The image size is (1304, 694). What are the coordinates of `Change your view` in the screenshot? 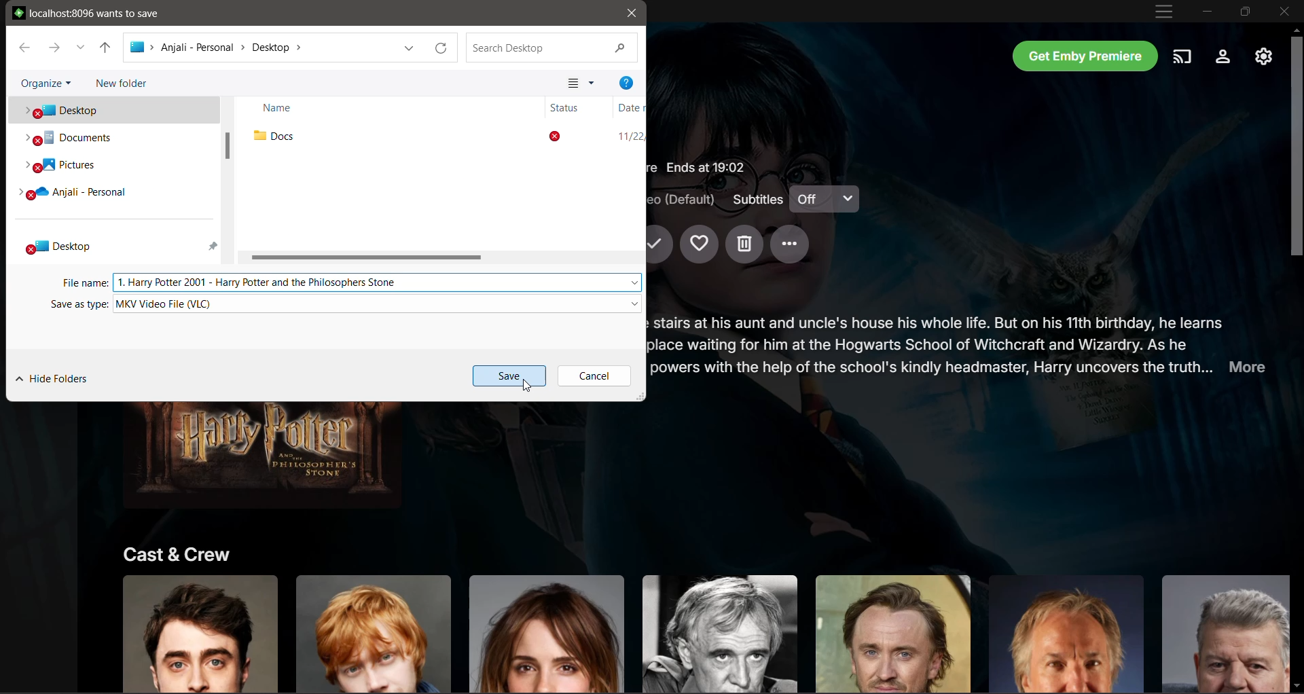 It's located at (578, 84).